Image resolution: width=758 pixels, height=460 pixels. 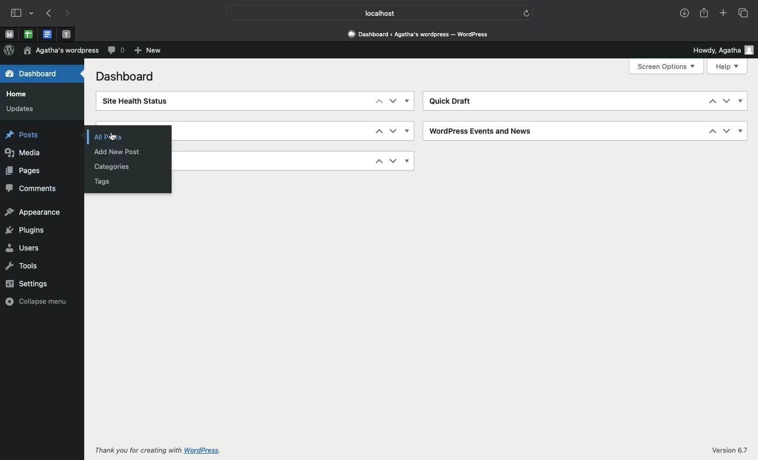 I want to click on excel sheet, so click(x=27, y=34).